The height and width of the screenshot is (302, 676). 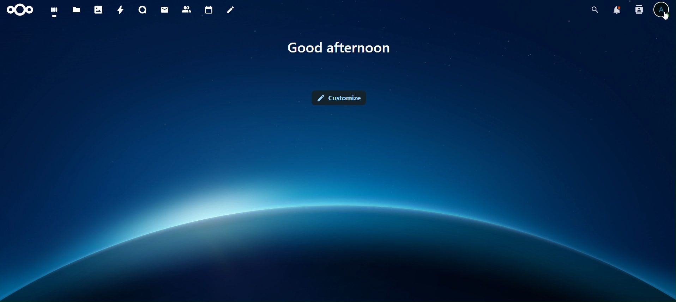 What do you see at coordinates (20, 10) in the screenshot?
I see `icon` at bounding box center [20, 10].